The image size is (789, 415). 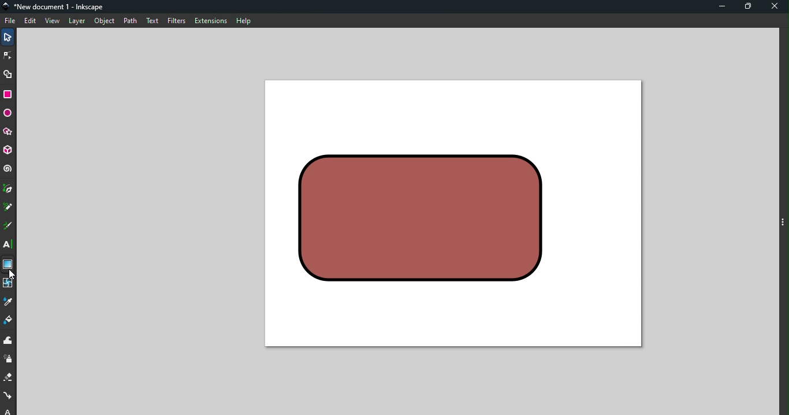 I want to click on Calligraphy tool, so click(x=8, y=227).